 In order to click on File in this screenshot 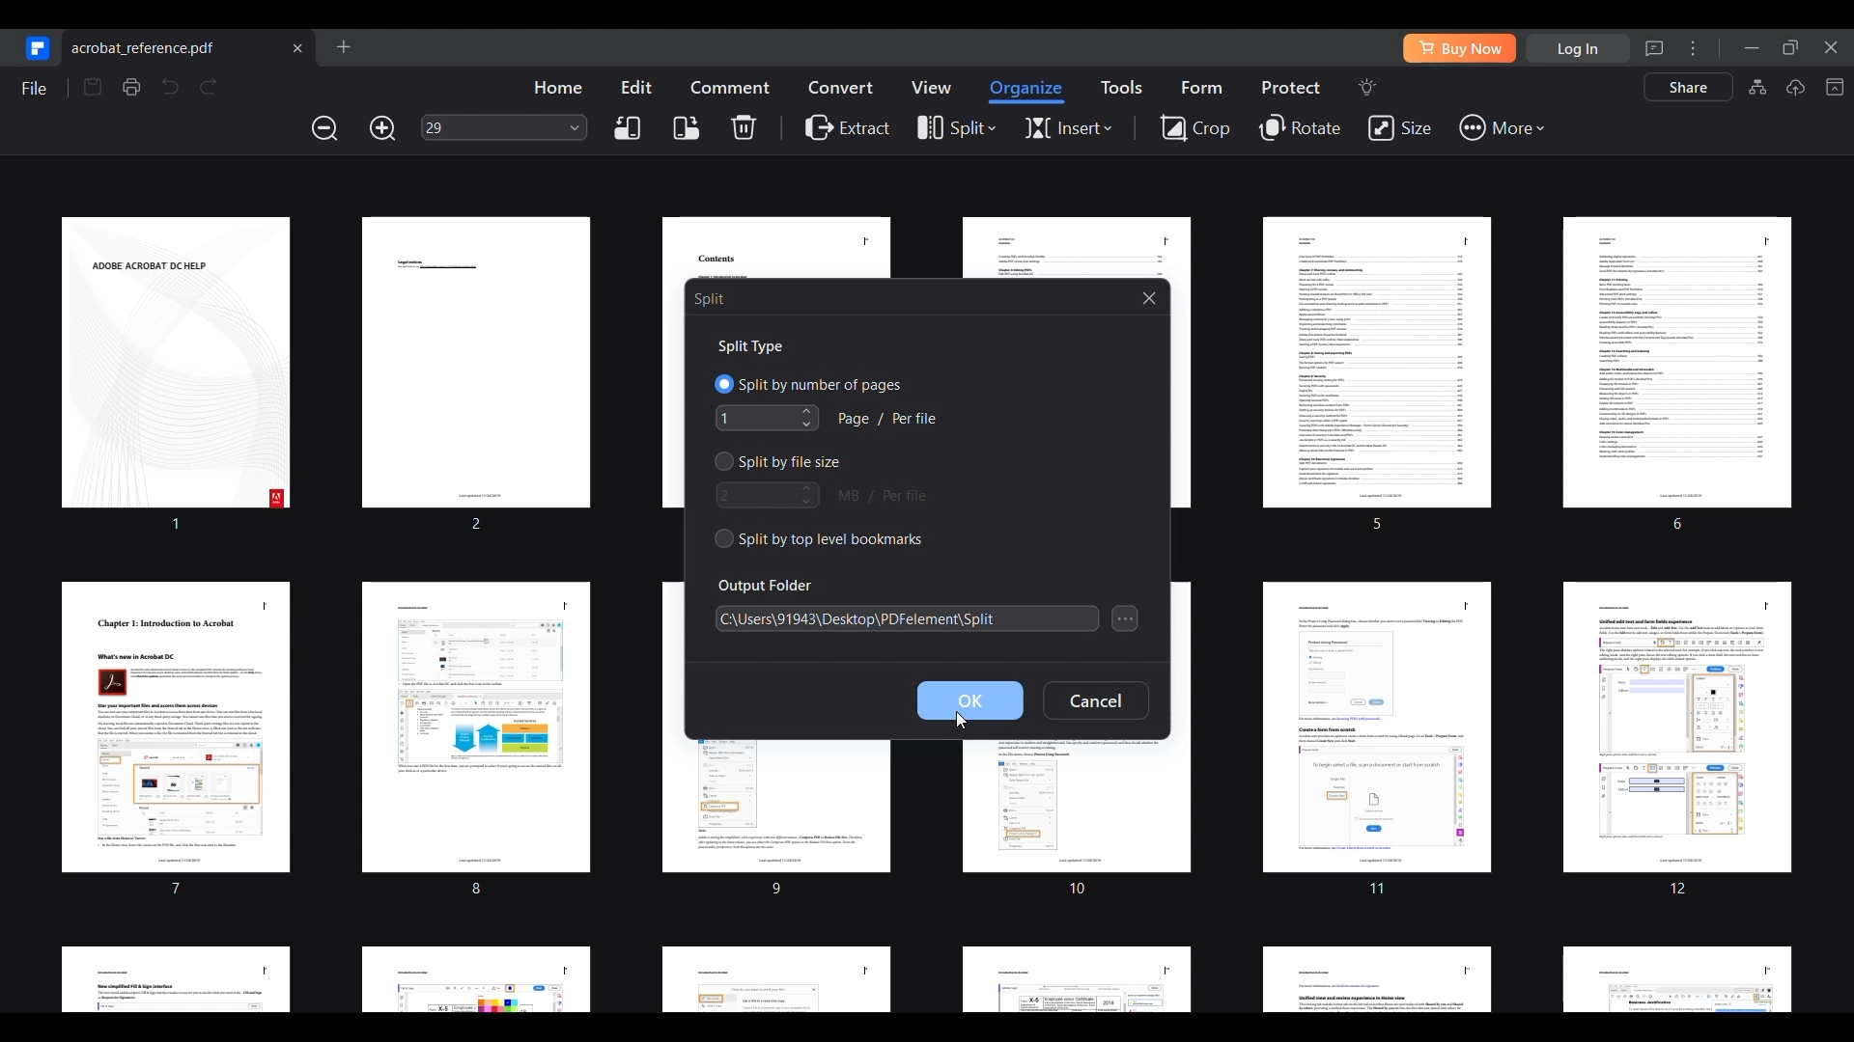, I will do `click(33, 88)`.